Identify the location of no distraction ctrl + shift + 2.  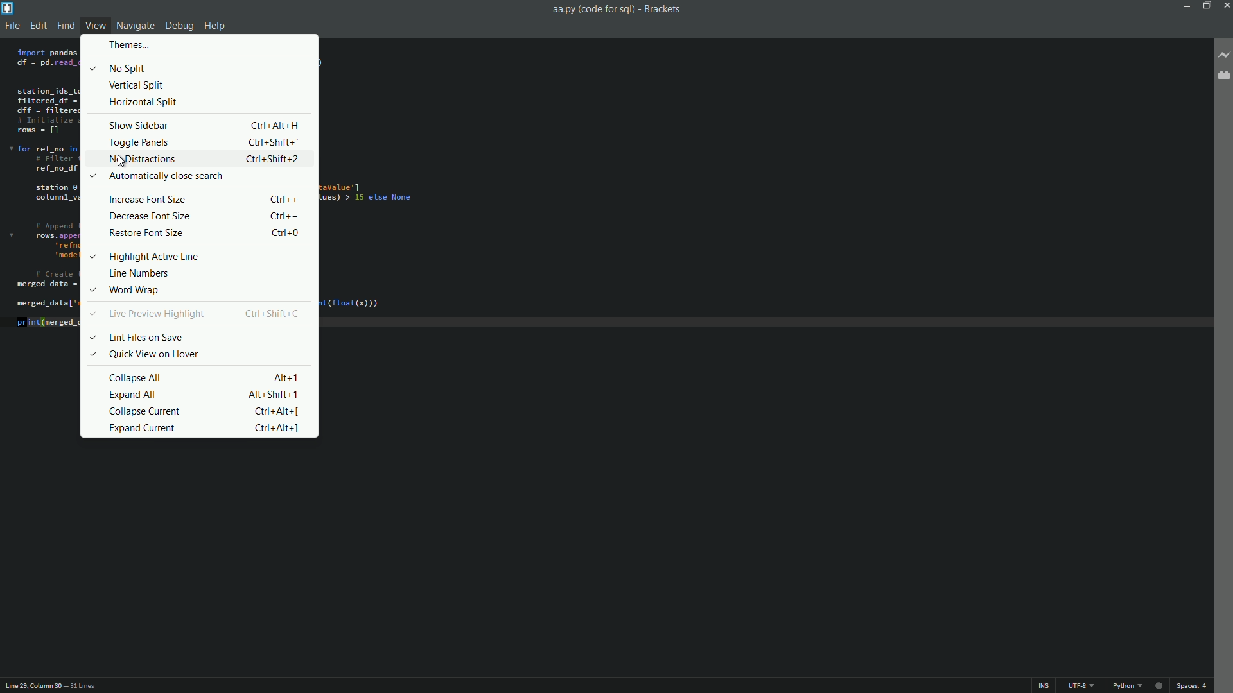
(207, 158).